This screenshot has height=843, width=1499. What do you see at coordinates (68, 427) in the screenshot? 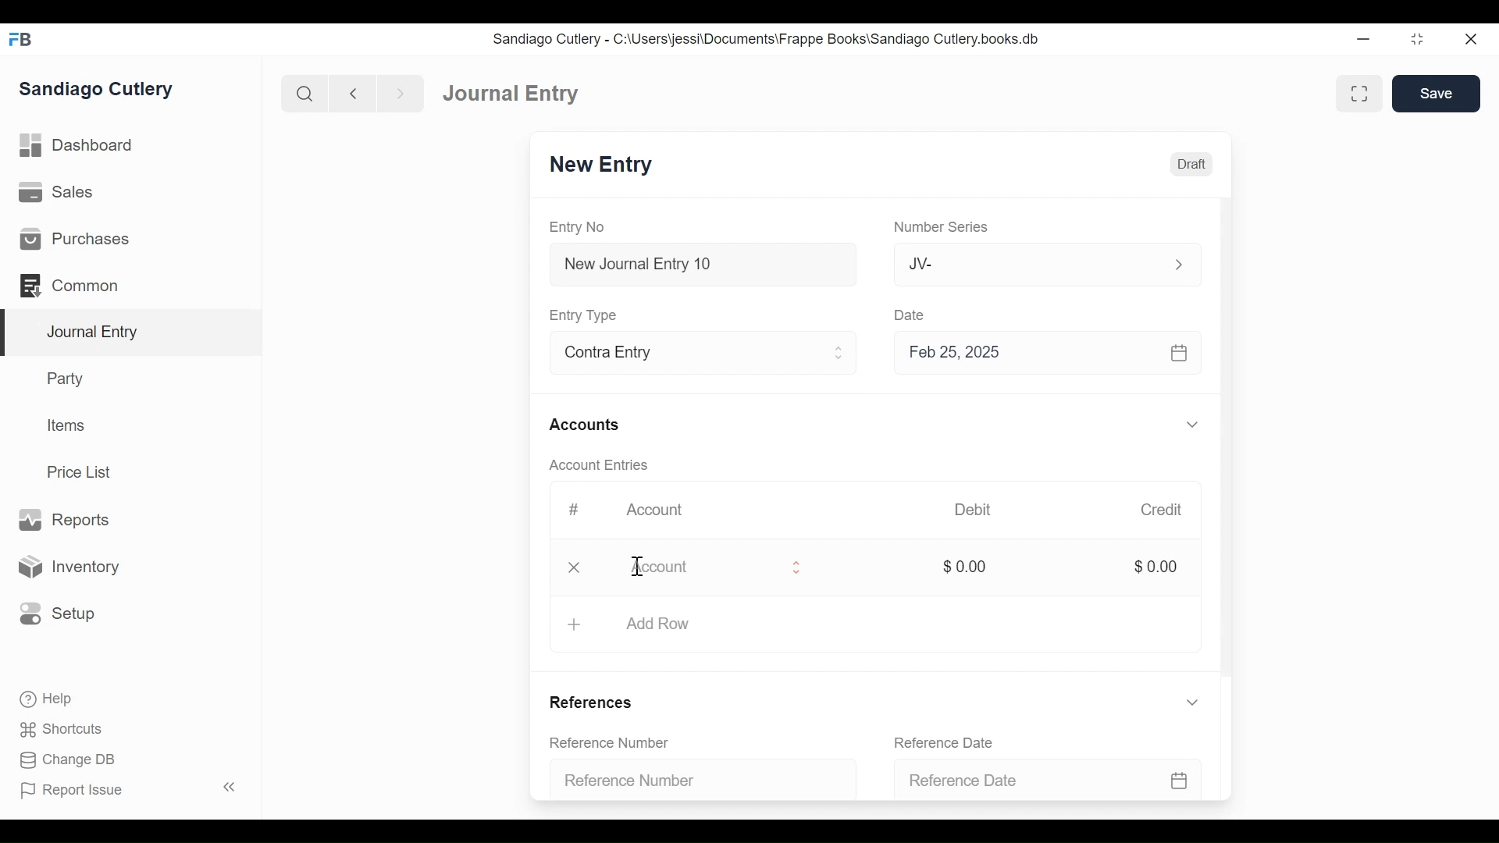
I see `Items` at bounding box center [68, 427].